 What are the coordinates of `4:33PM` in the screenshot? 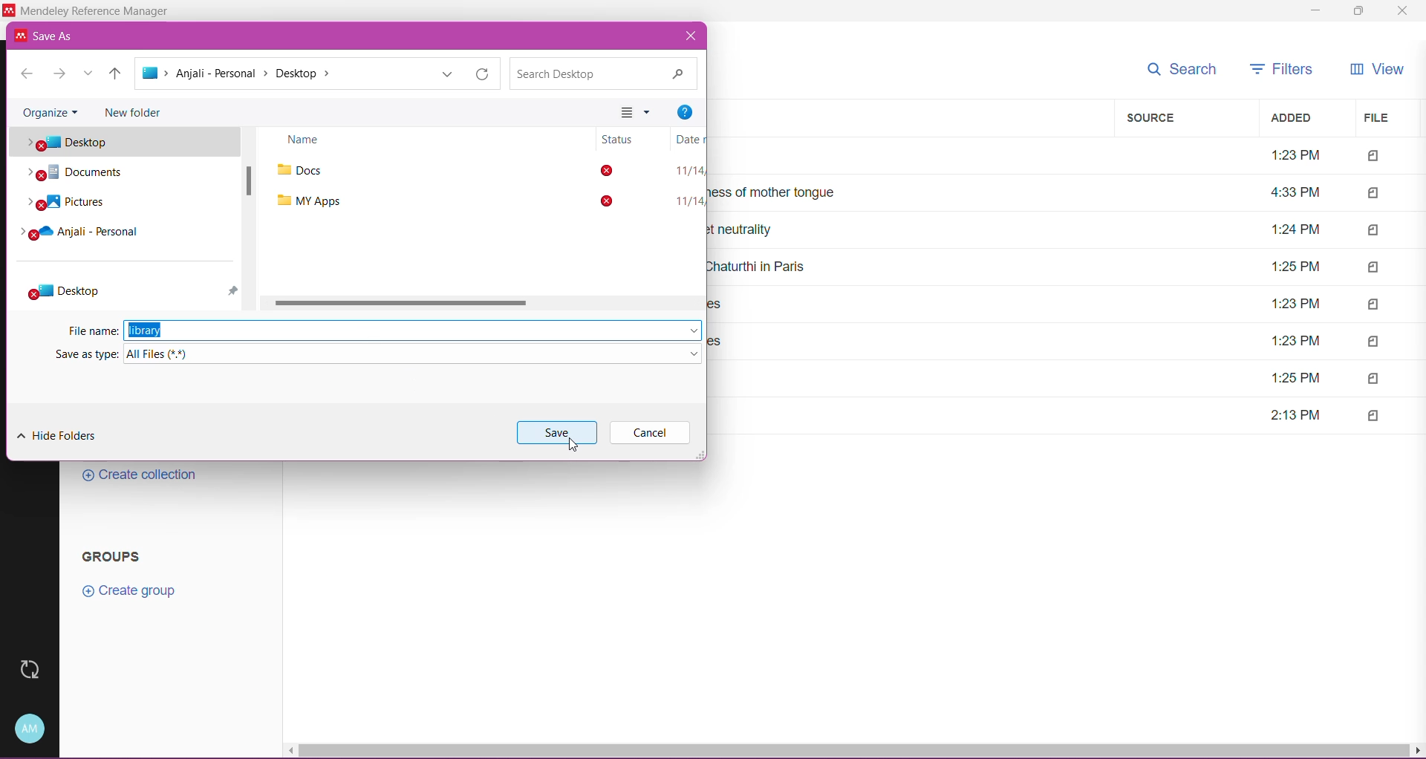 It's located at (1295, 192).